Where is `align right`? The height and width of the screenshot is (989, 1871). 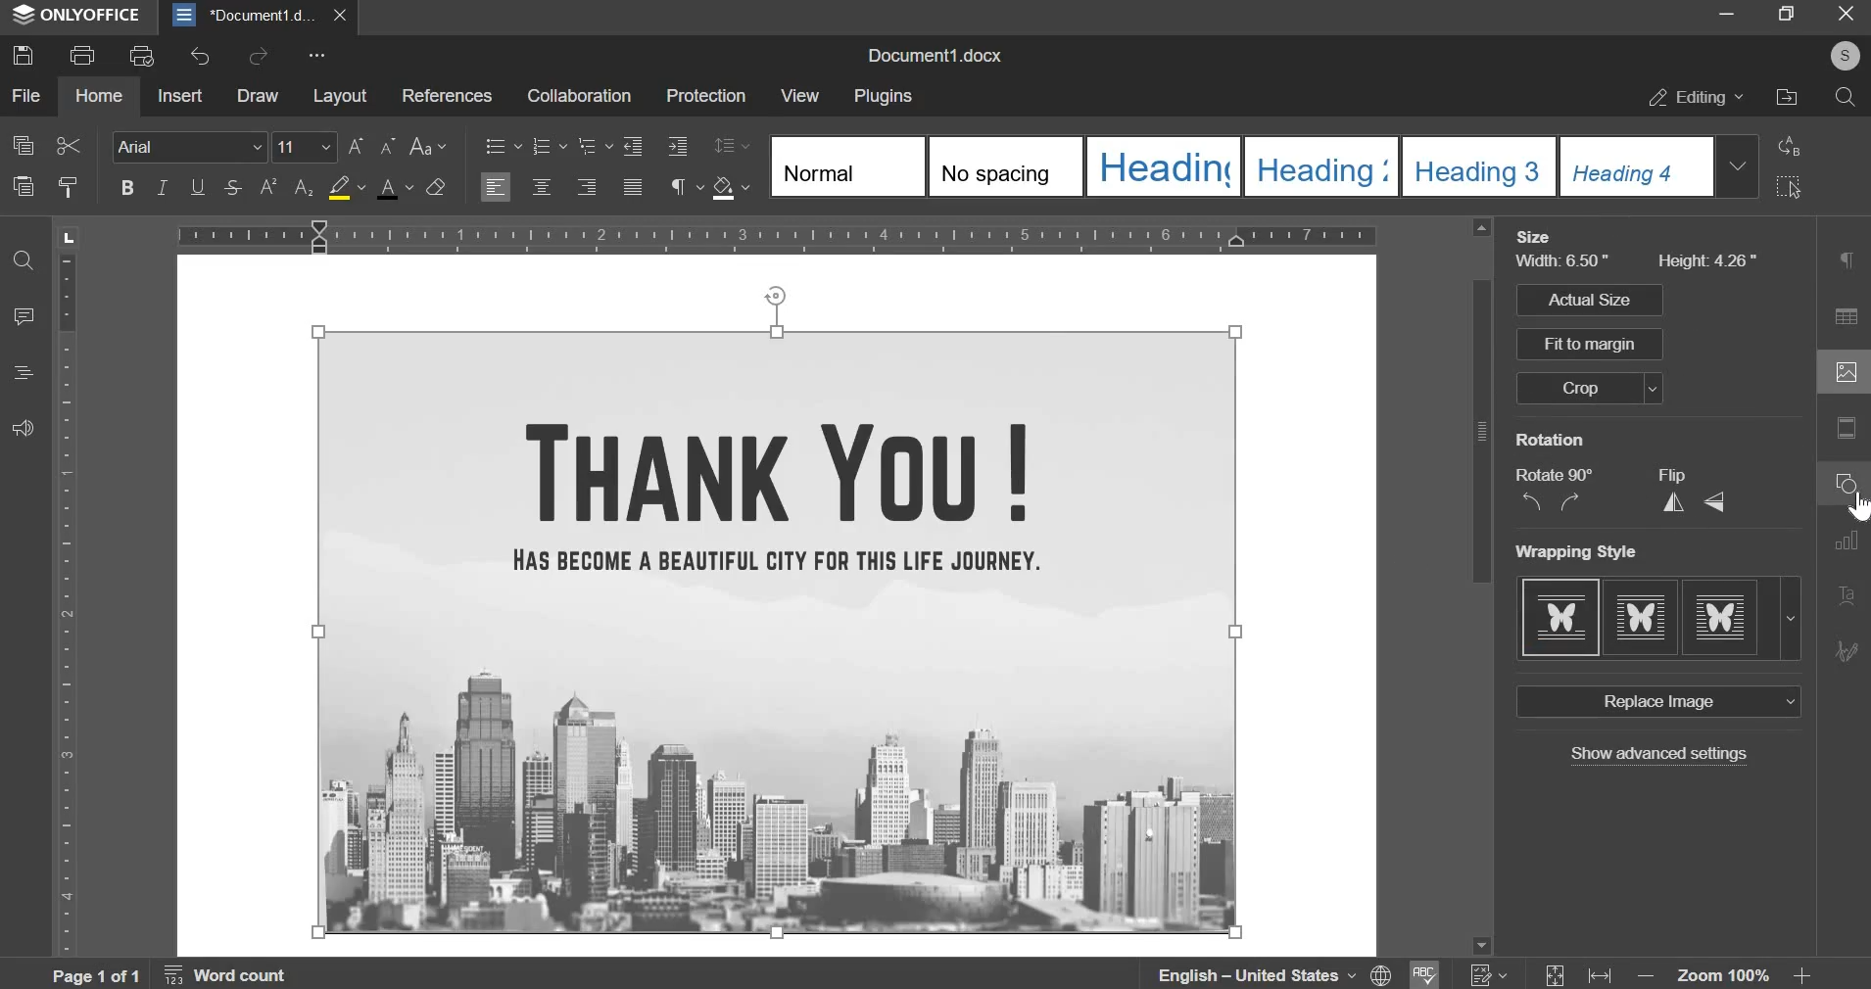
align right is located at coordinates (589, 184).